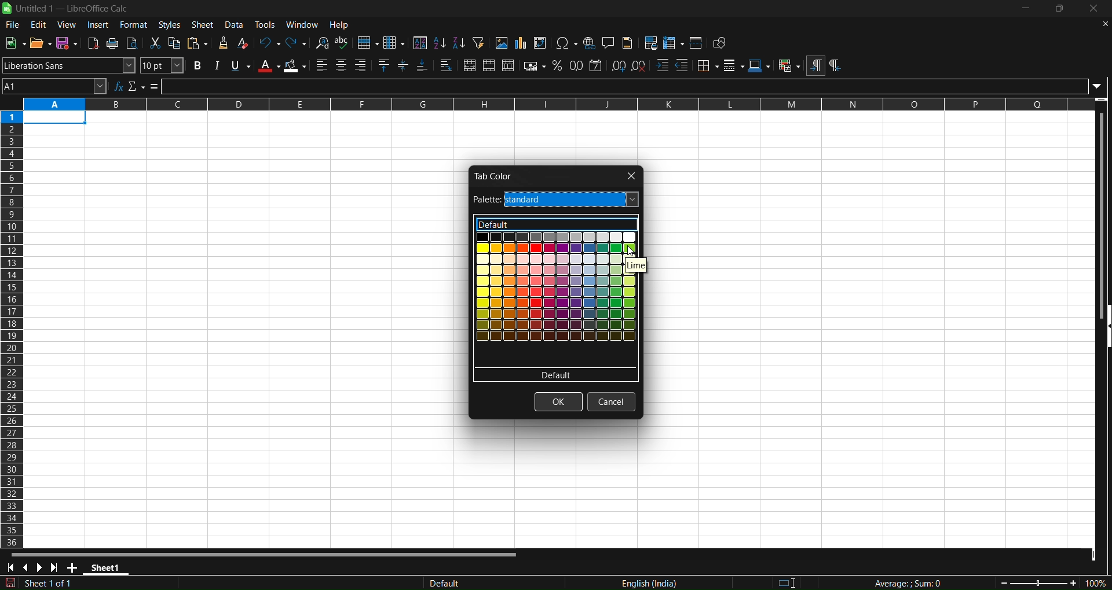  I want to click on background color, so click(296, 66).